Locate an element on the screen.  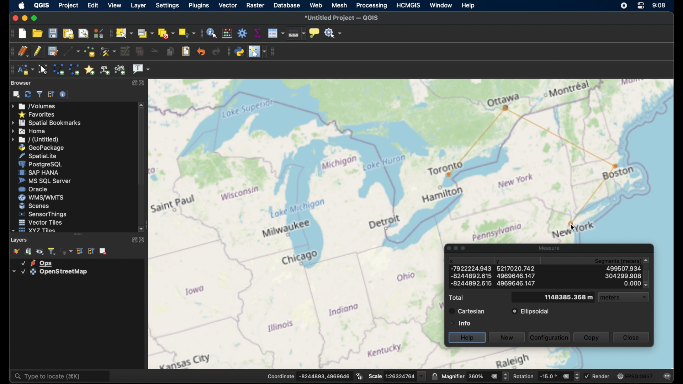
spatial bookmarks is located at coordinates (47, 122).